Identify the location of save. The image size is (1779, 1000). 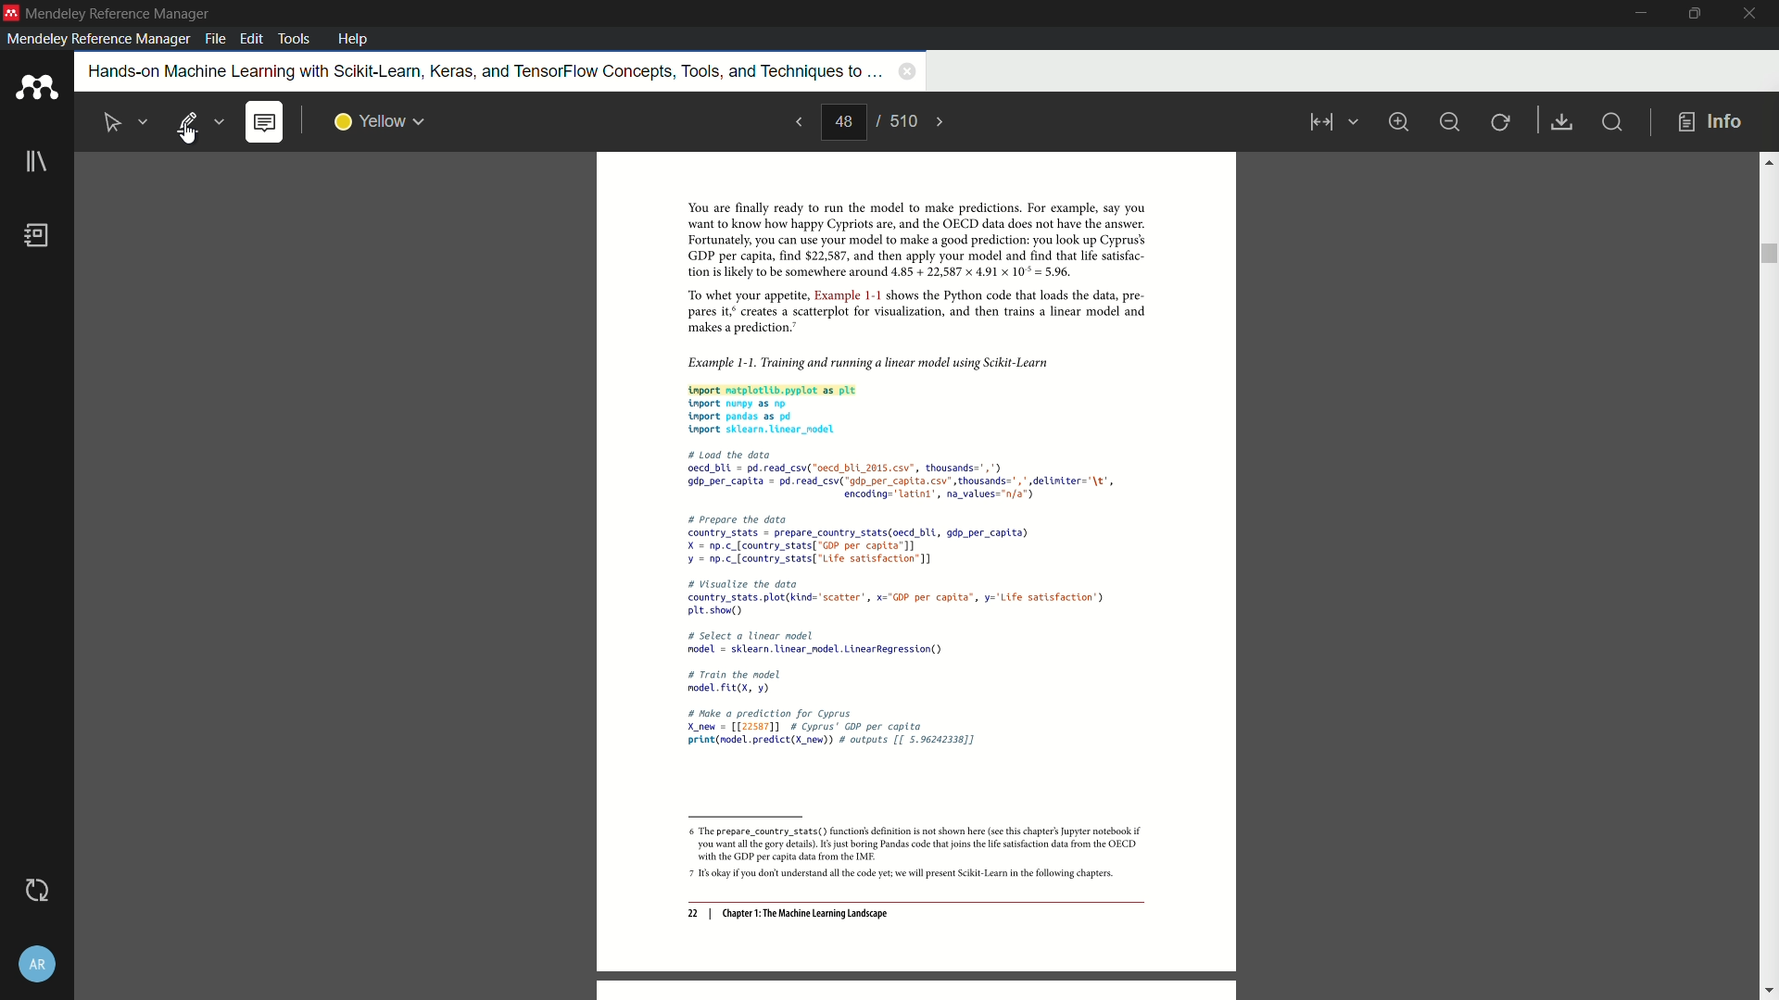
(1563, 123).